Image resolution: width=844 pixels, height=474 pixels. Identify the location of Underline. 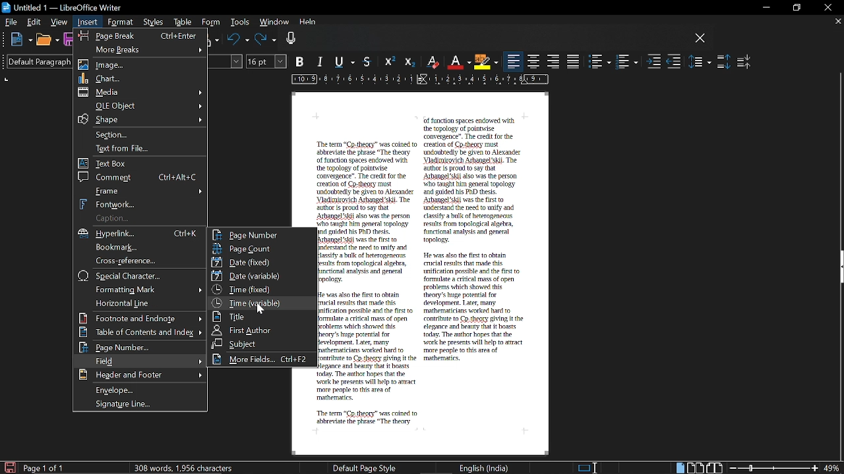
(459, 62).